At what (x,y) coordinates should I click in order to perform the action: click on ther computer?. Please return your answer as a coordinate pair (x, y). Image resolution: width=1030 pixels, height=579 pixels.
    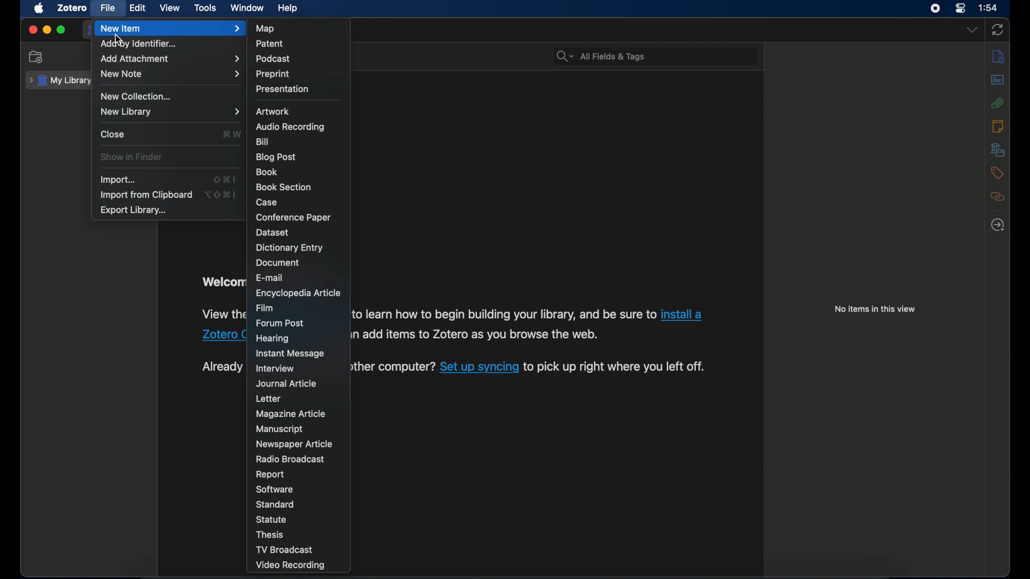
    Looking at the image, I should click on (394, 367).